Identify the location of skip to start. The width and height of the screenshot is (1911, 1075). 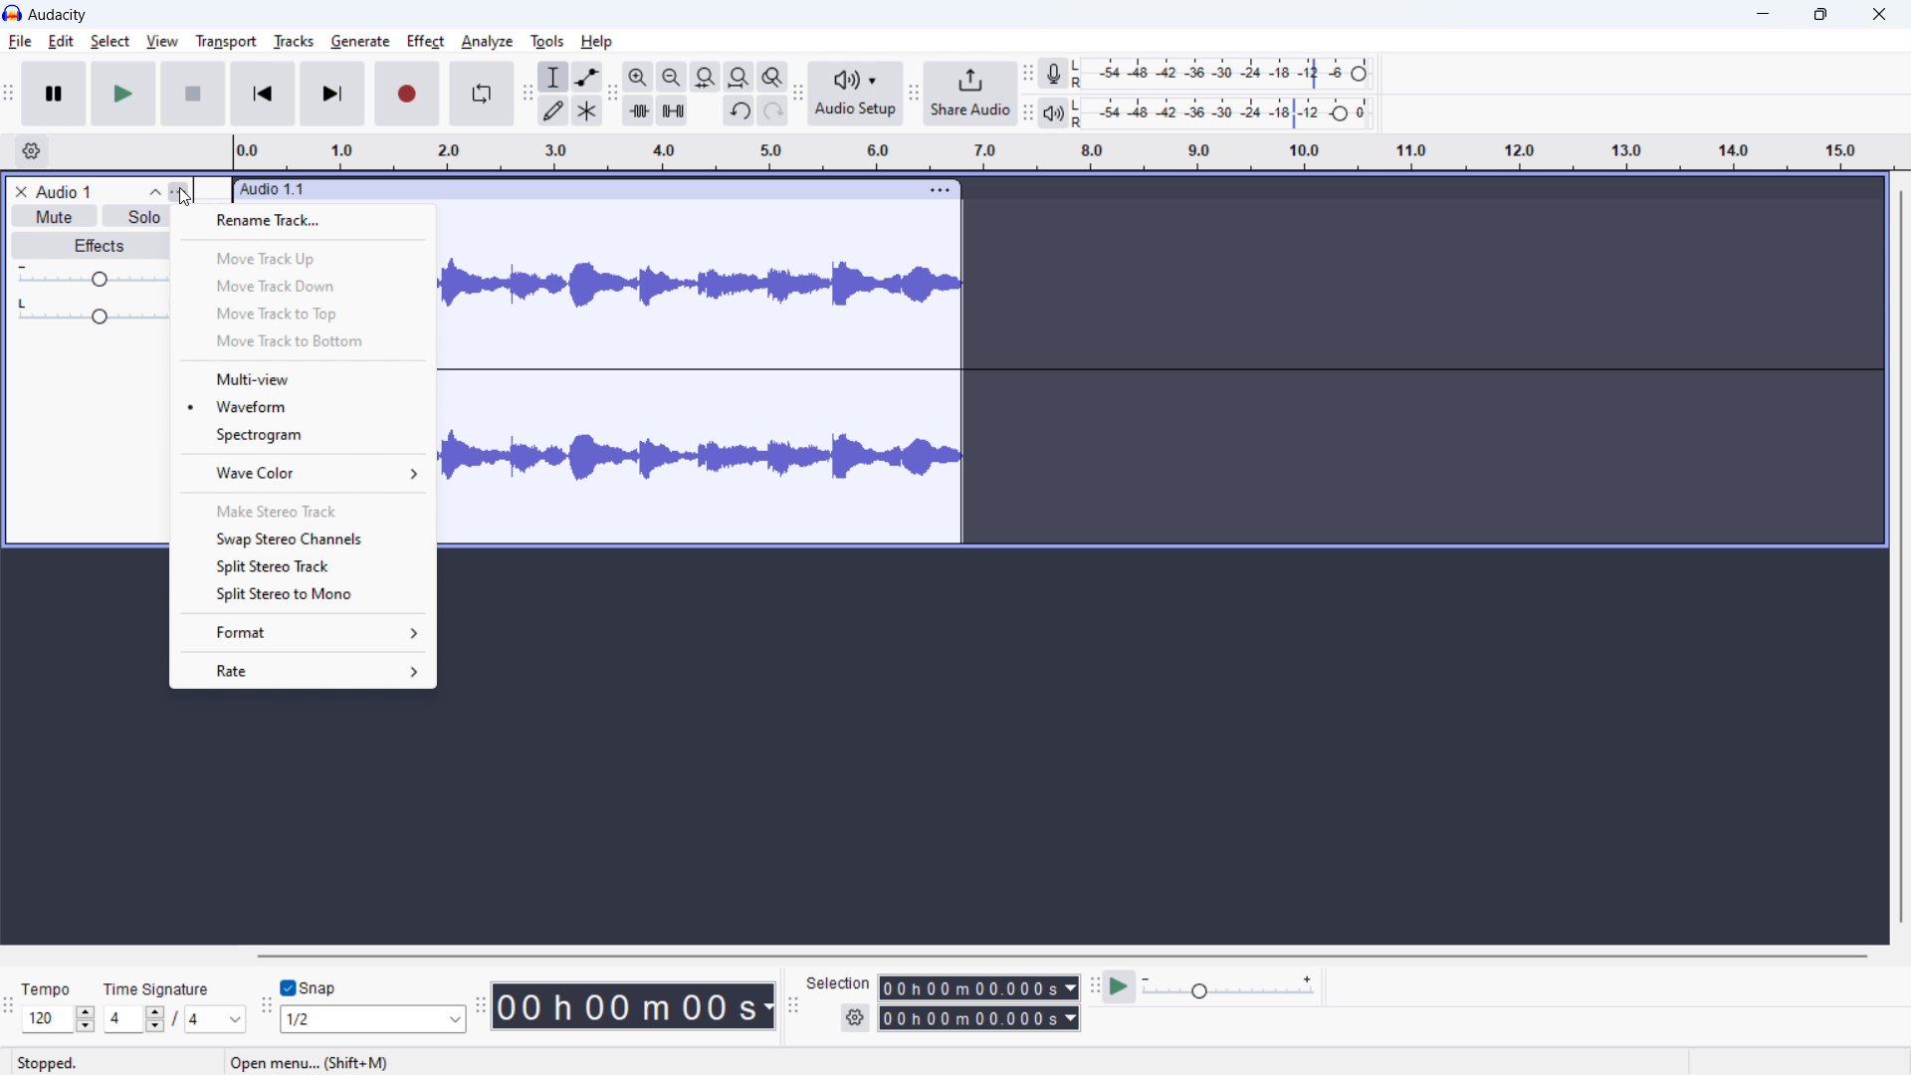
(262, 93).